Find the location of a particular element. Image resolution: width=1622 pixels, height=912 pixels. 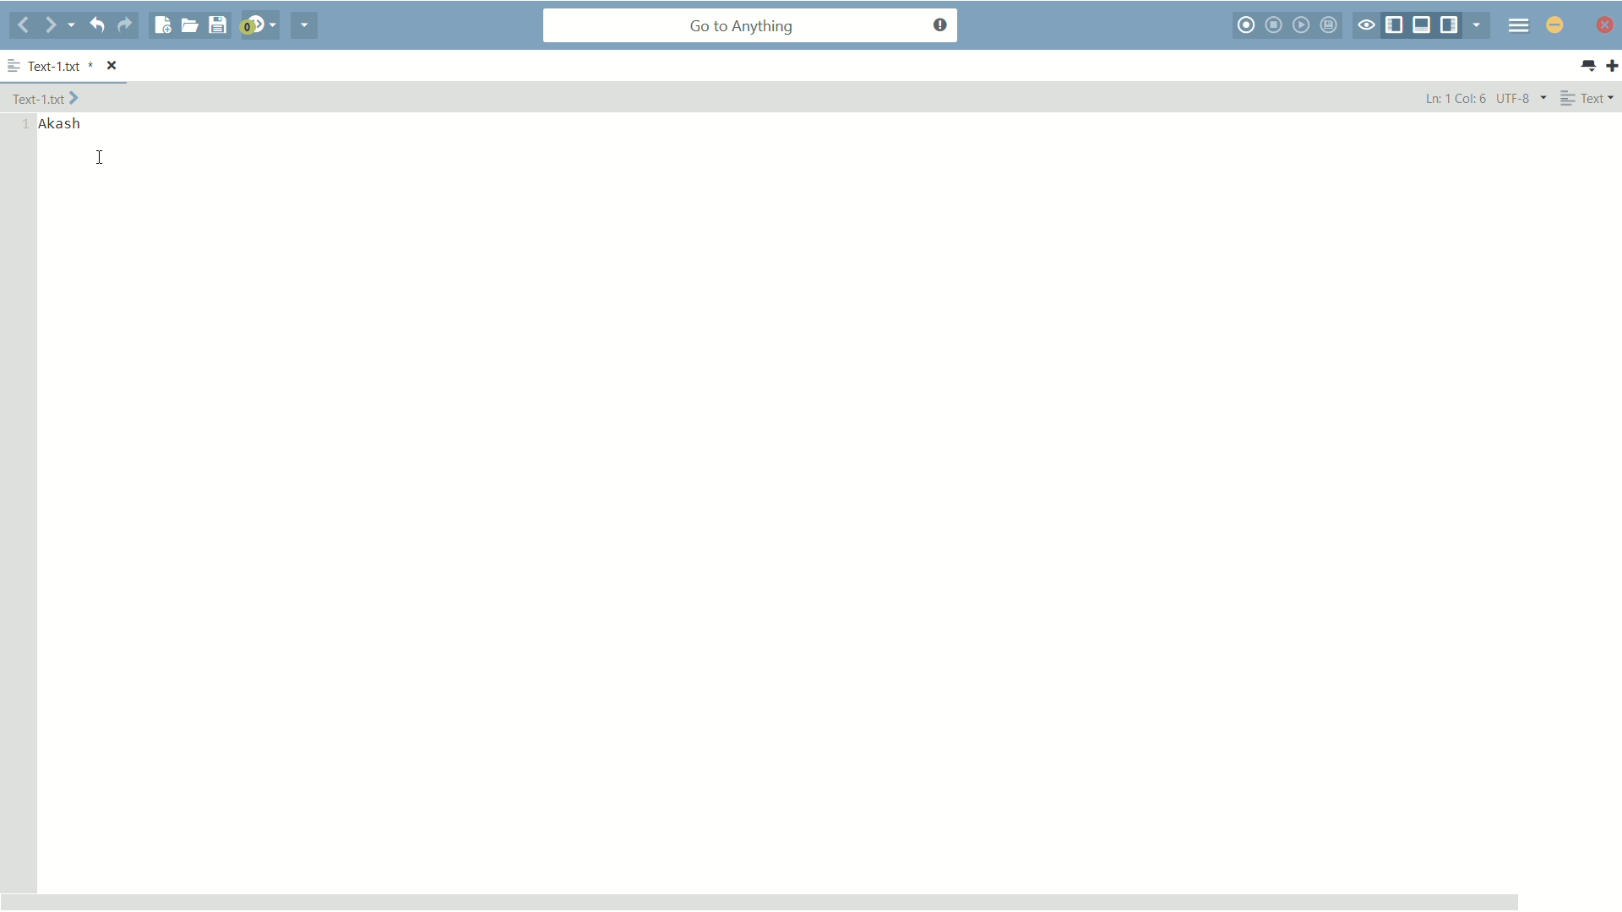

close app is located at coordinates (1607, 25).